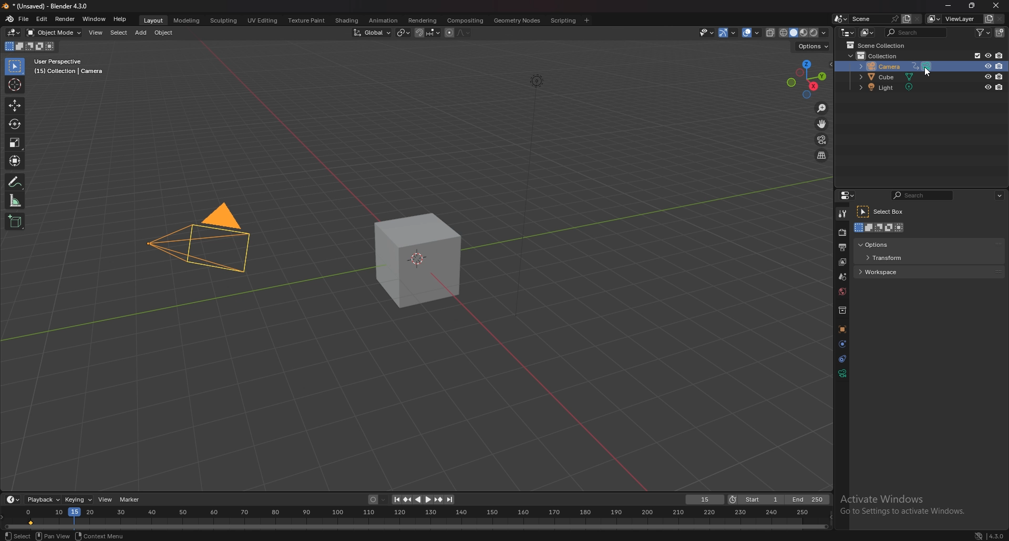 This screenshot has height=541, width=1009. I want to click on add workspace, so click(587, 19).